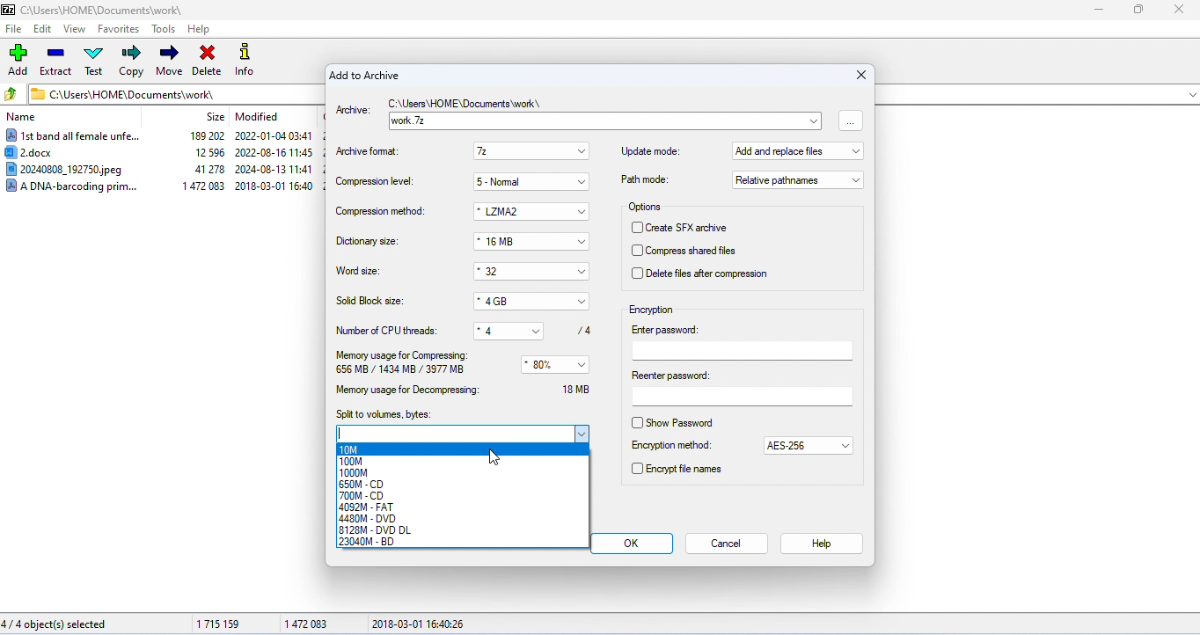 Image resolution: width=1200 pixels, height=635 pixels. I want to click on tools, so click(165, 28).